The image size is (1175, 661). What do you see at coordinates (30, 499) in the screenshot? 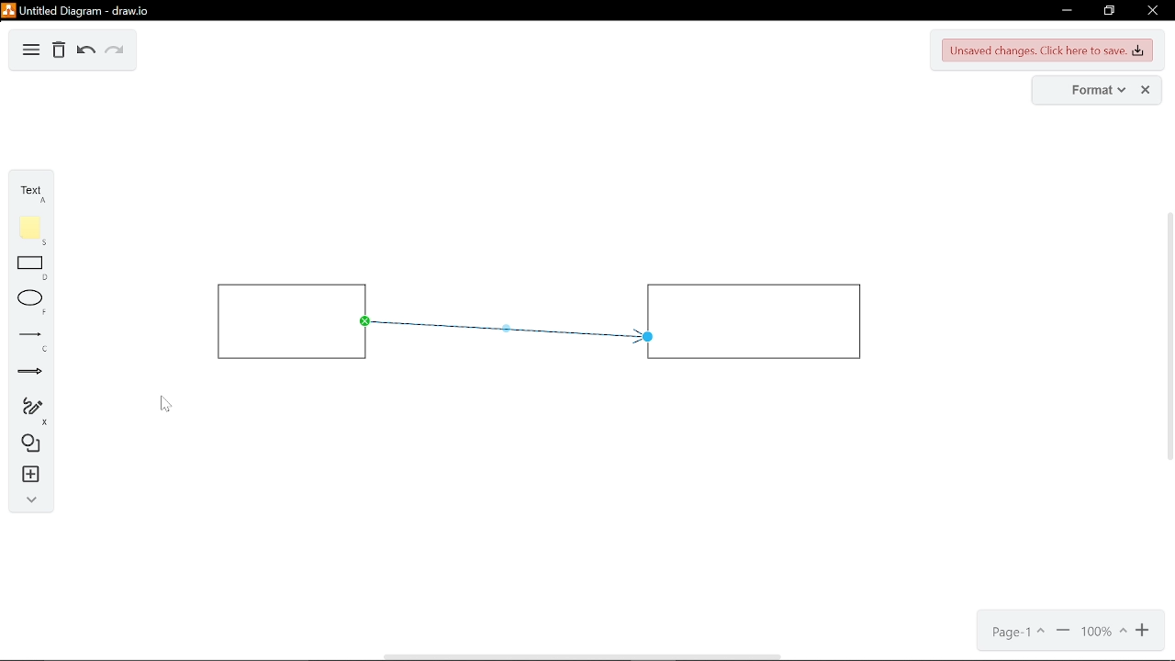
I see `collapse` at bounding box center [30, 499].